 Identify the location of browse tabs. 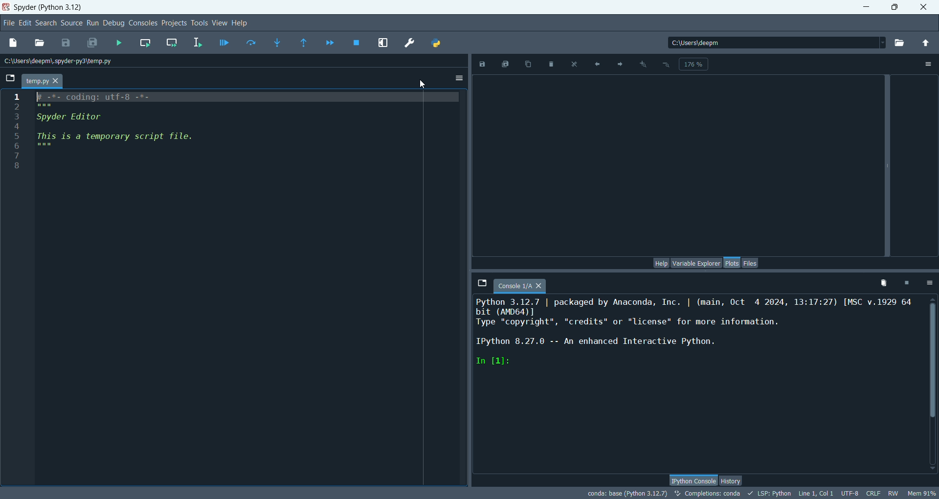
(10, 78).